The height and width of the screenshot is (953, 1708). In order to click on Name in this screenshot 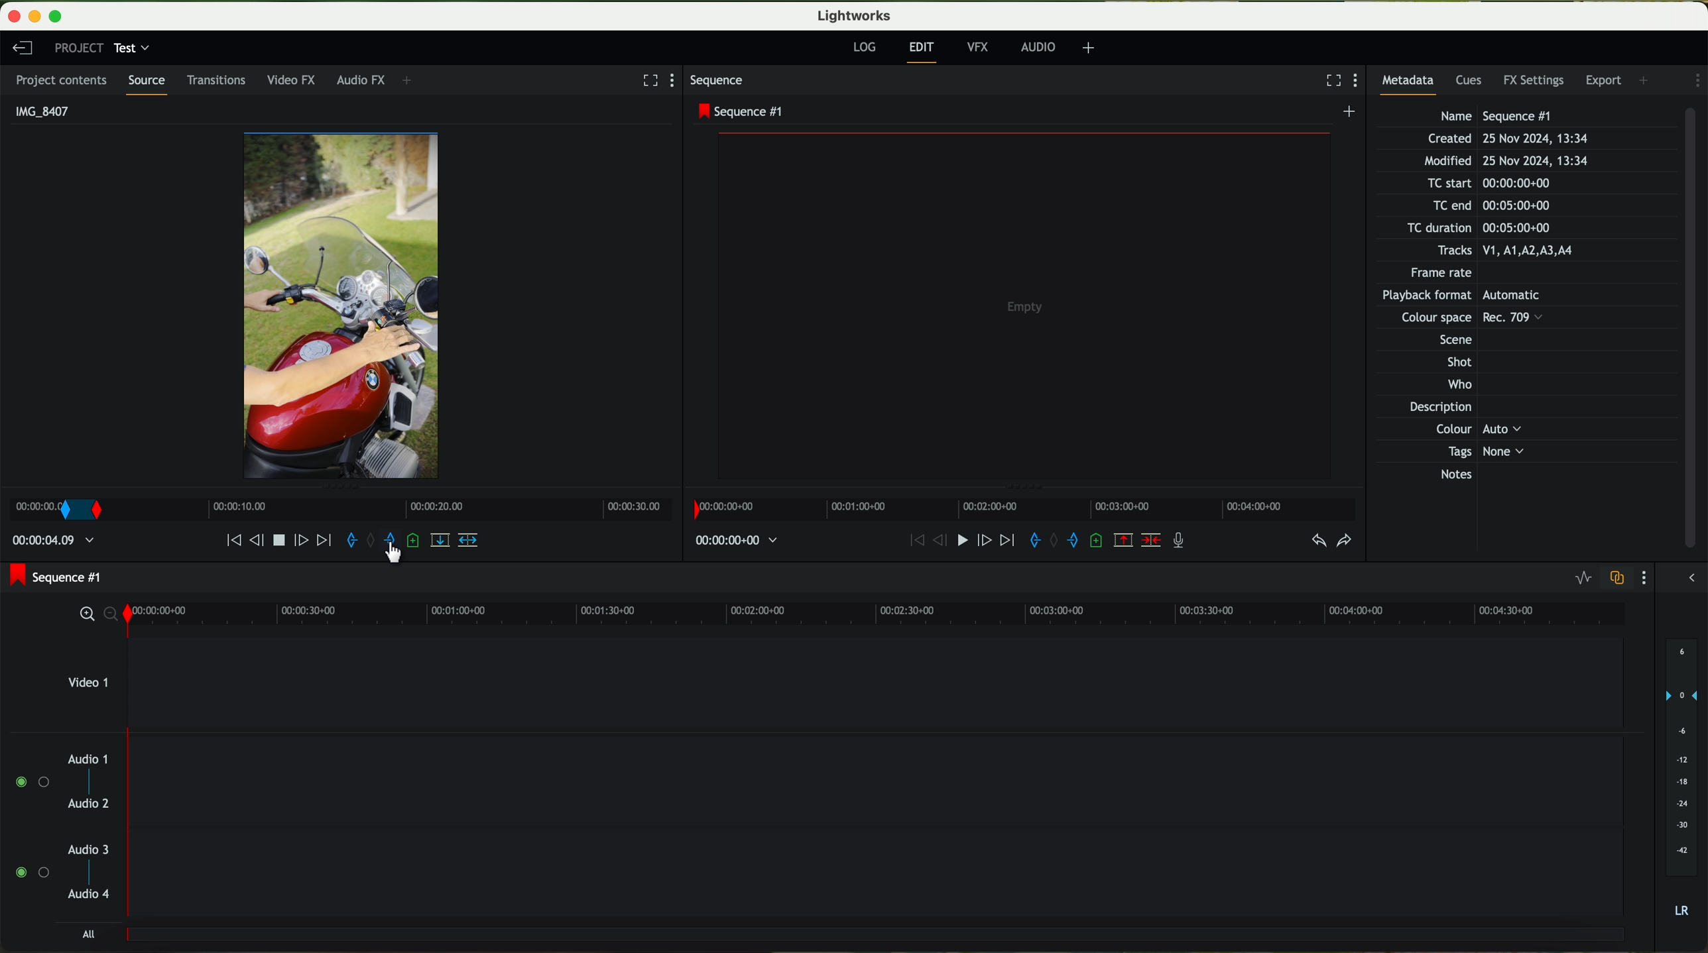, I will do `click(1499, 115)`.